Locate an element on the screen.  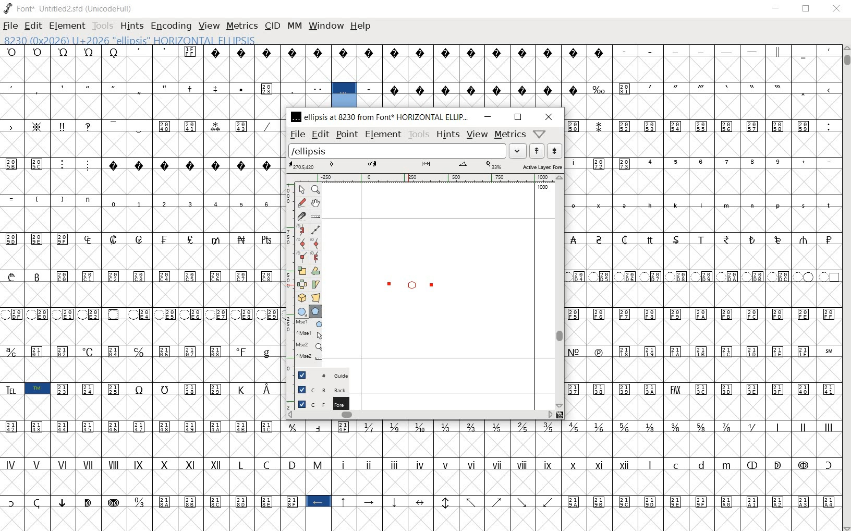
glyph characters is located at coordinates (611, 76).